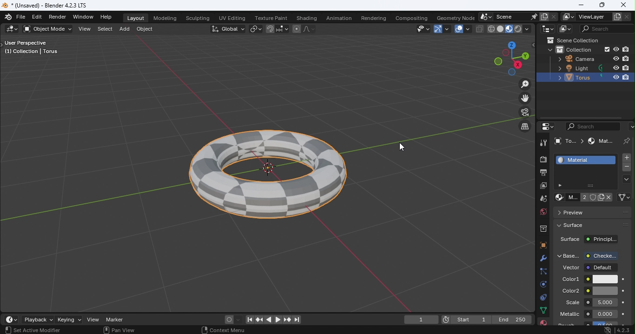 The width and height of the screenshot is (635, 334). I want to click on Selectability and Visibilty, so click(410, 29).